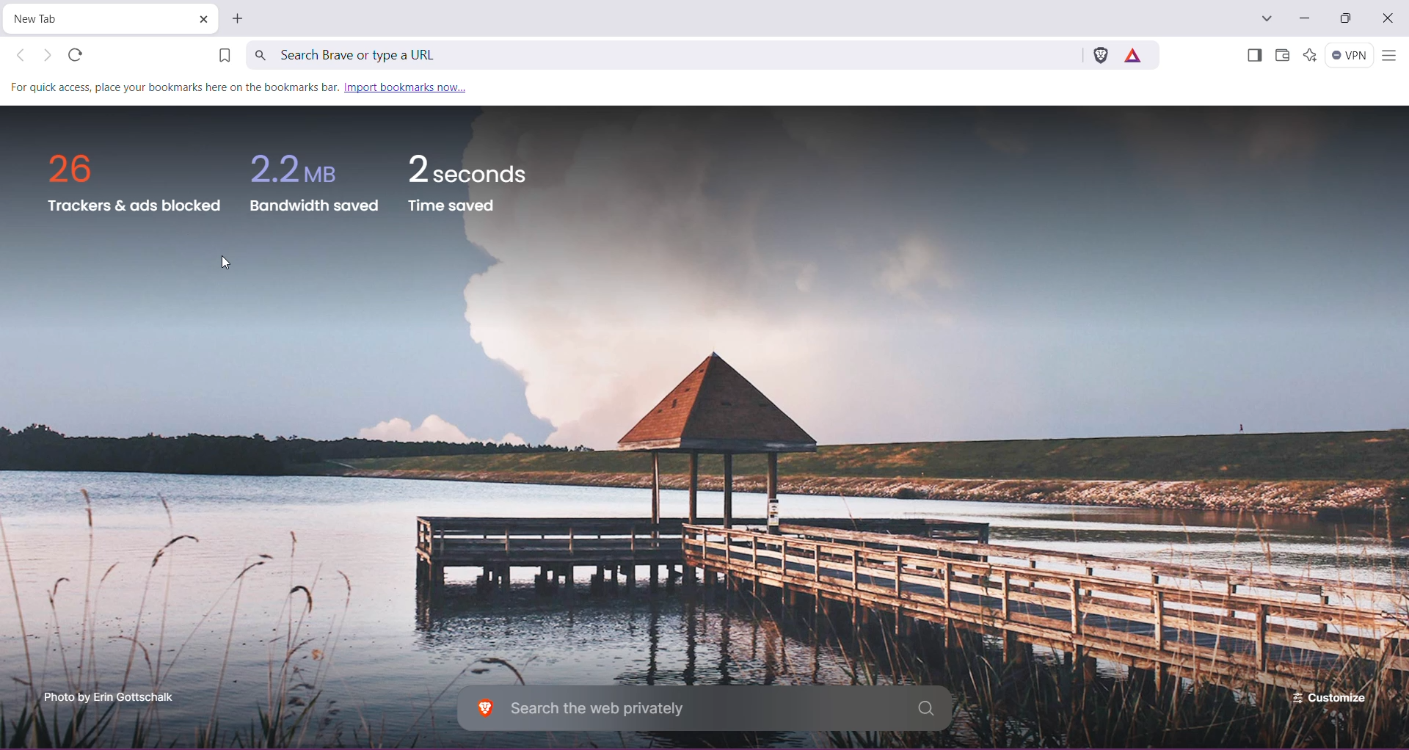 This screenshot has width=1409, height=750. What do you see at coordinates (1253, 56) in the screenshot?
I see `Show Sidebar` at bounding box center [1253, 56].